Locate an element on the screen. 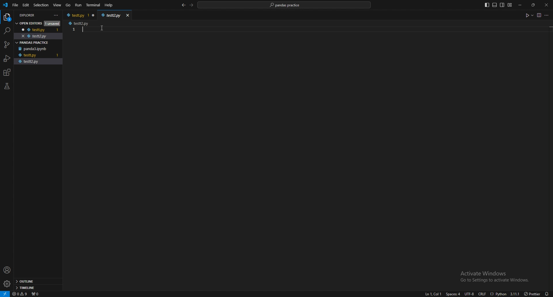 This screenshot has height=297, width=553. testt.py is located at coordinates (35, 29).